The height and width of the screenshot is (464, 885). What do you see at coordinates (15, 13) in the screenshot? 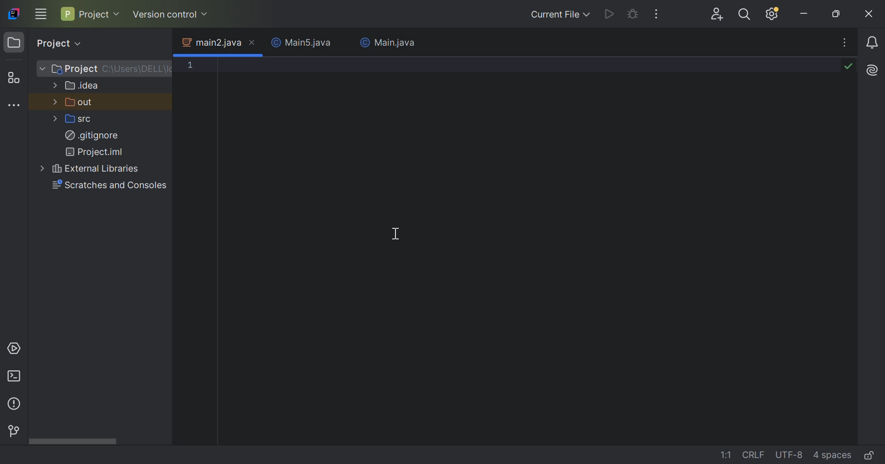
I see `IntelliJ IDEA icon` at bounding box center [15, 13].